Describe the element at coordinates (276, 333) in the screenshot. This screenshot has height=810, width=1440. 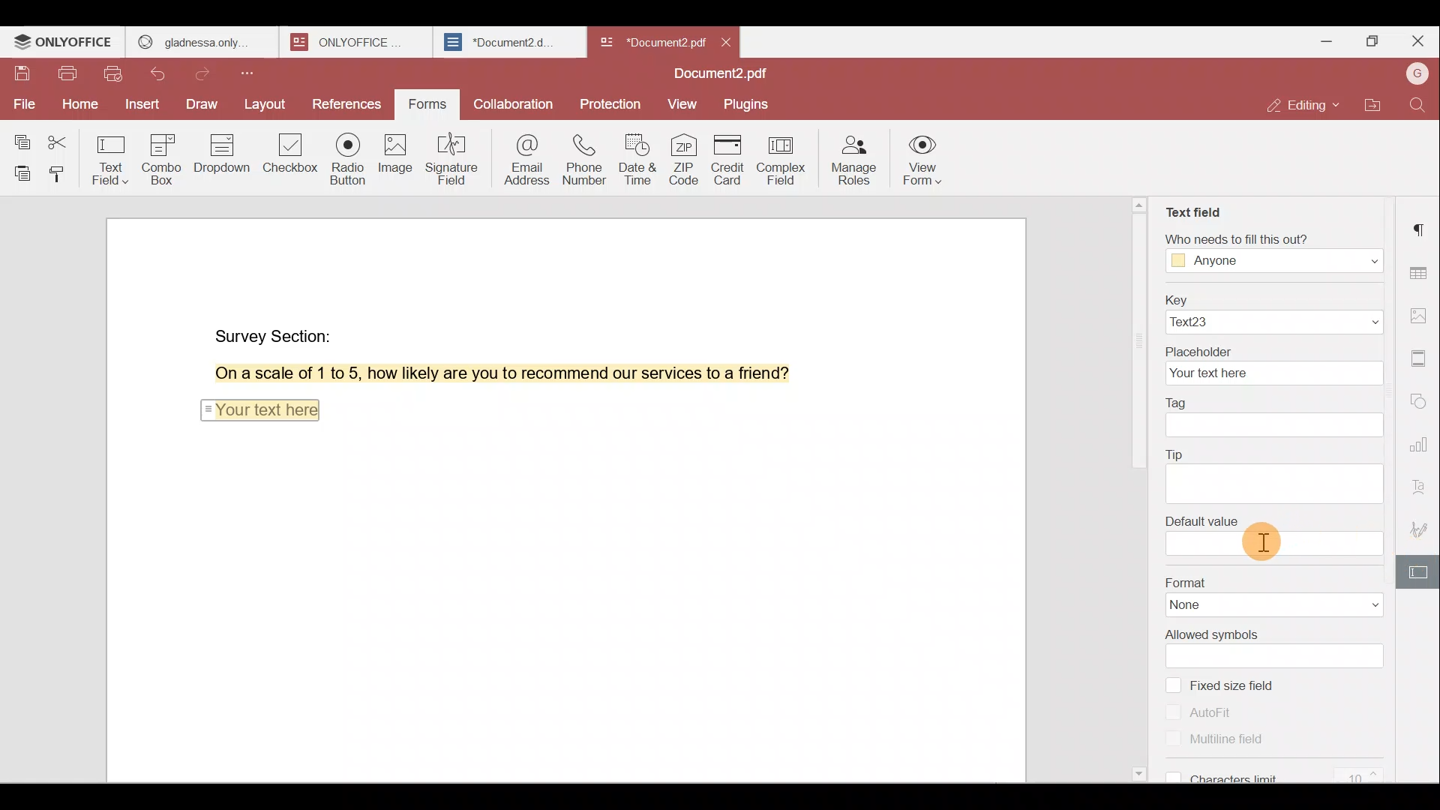
I see `Survey Section:` at that location.